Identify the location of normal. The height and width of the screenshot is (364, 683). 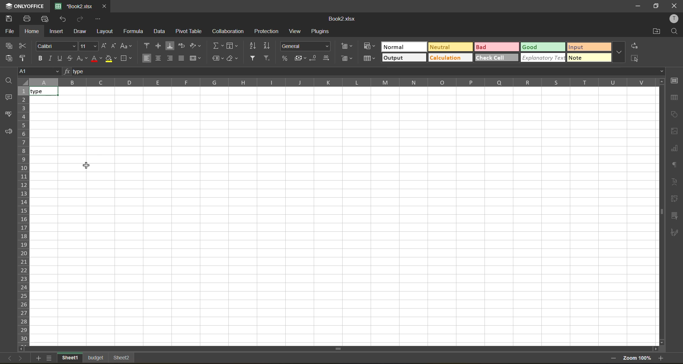
(404, 48).